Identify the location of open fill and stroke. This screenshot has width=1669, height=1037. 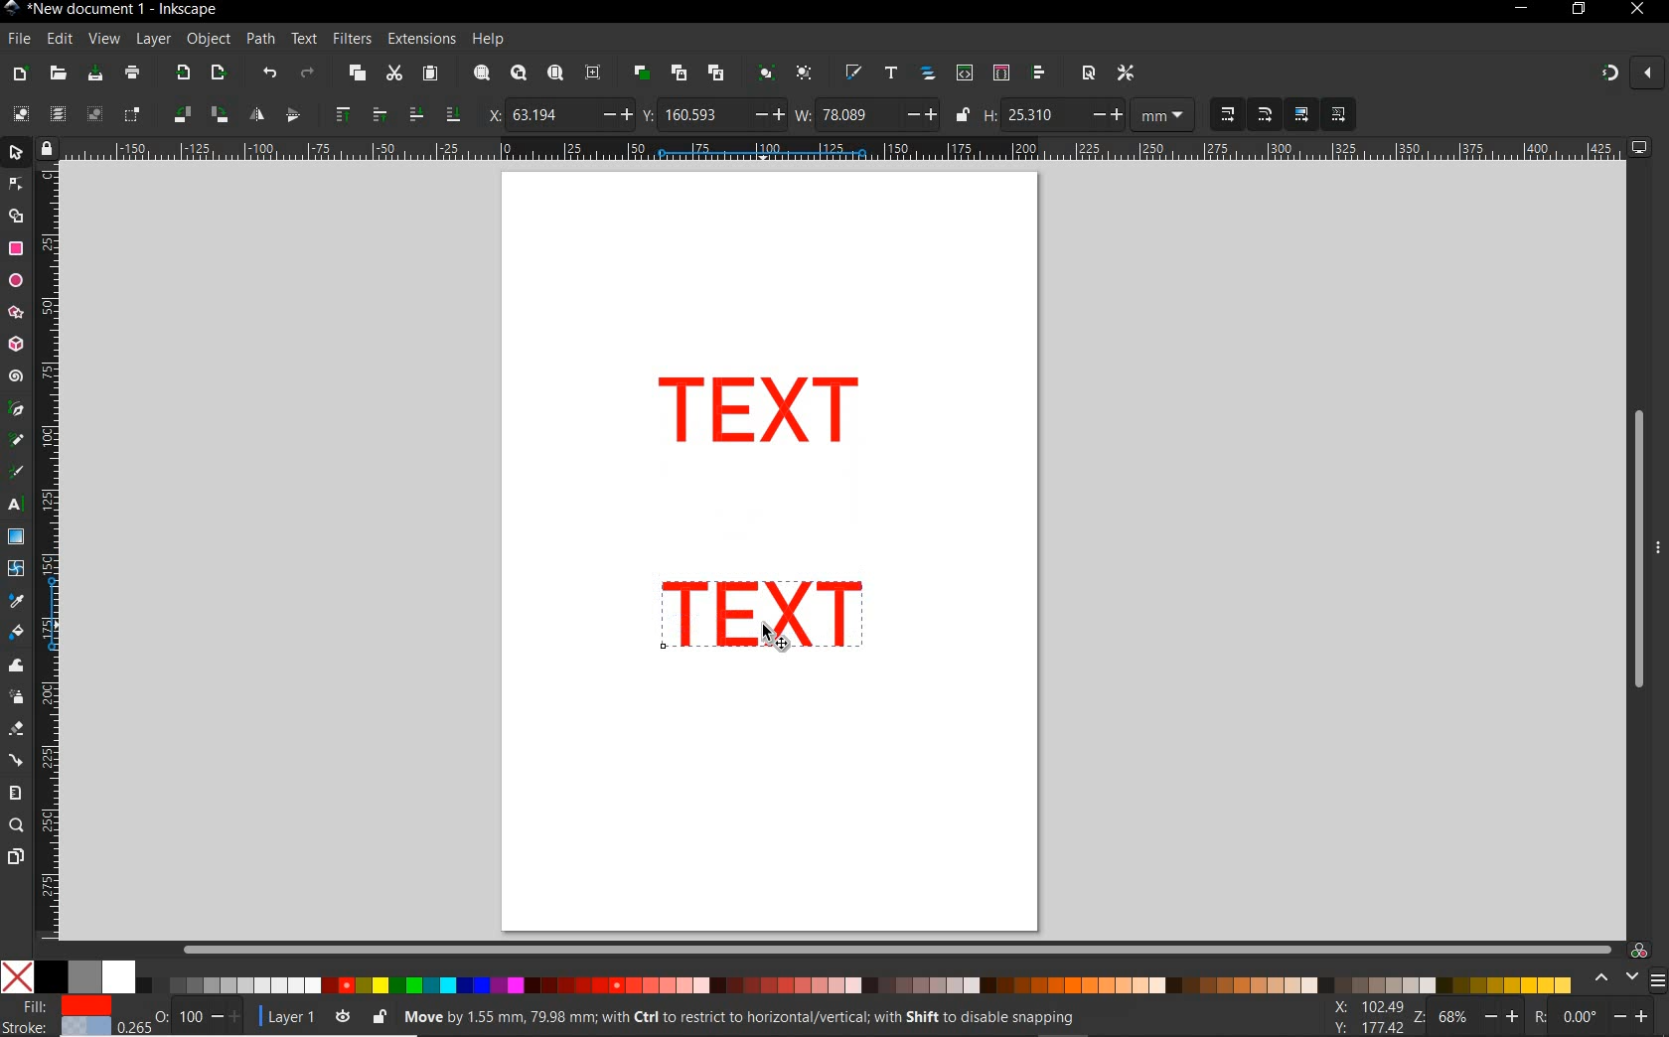
(854, 74).